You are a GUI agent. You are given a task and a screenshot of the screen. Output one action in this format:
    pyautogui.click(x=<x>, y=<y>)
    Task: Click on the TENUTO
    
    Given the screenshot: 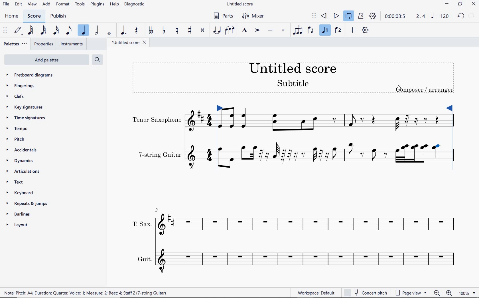 What is the action you would take?
    pyautogui.click(x=270, y=31)
    